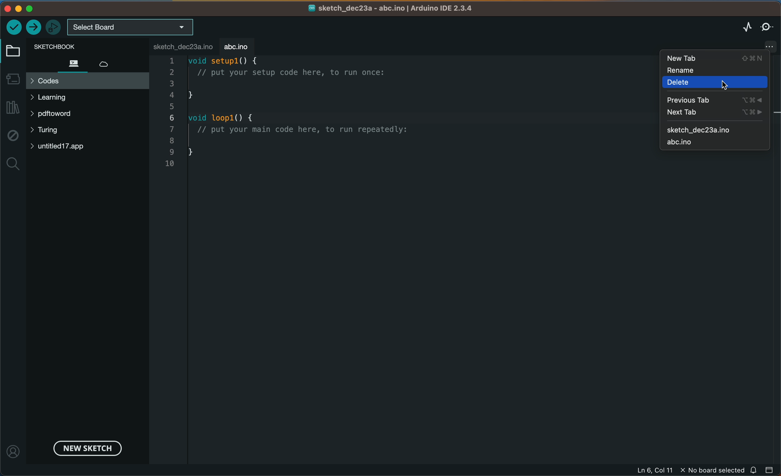 Image resolution: width=781 pixels, height=476 pixels. What do you see at coordinates (755, 470) in the screenshot?
I see `notification` at bounding box center [755, 470].